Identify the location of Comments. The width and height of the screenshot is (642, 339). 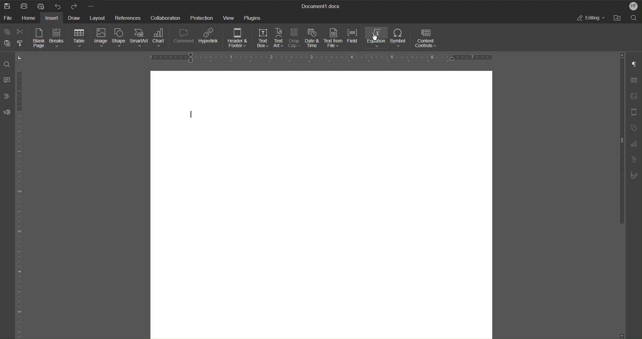
(6, 82).